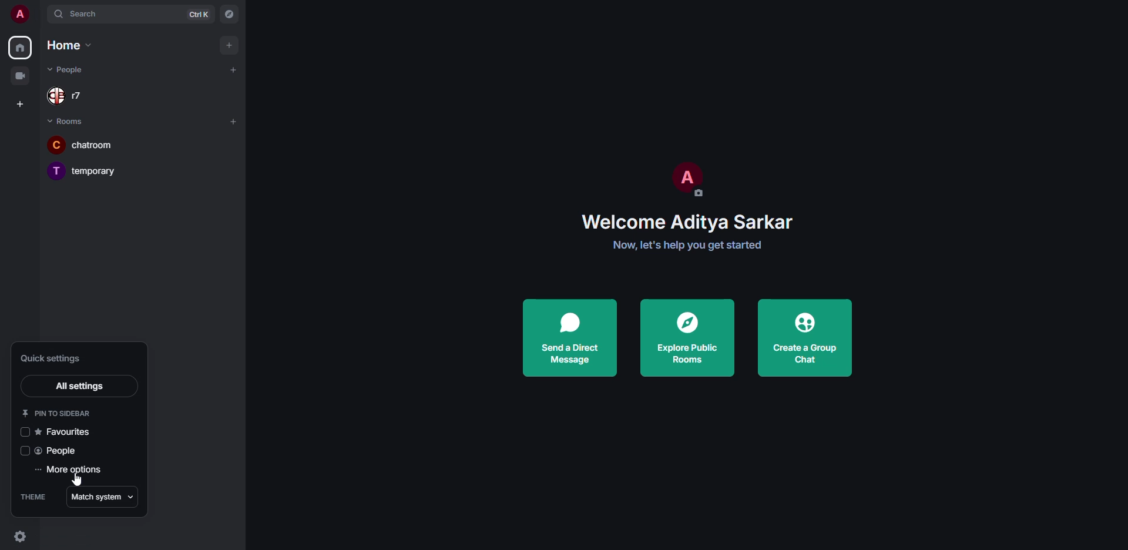  I want to click on click to enable, so click(25, 451).